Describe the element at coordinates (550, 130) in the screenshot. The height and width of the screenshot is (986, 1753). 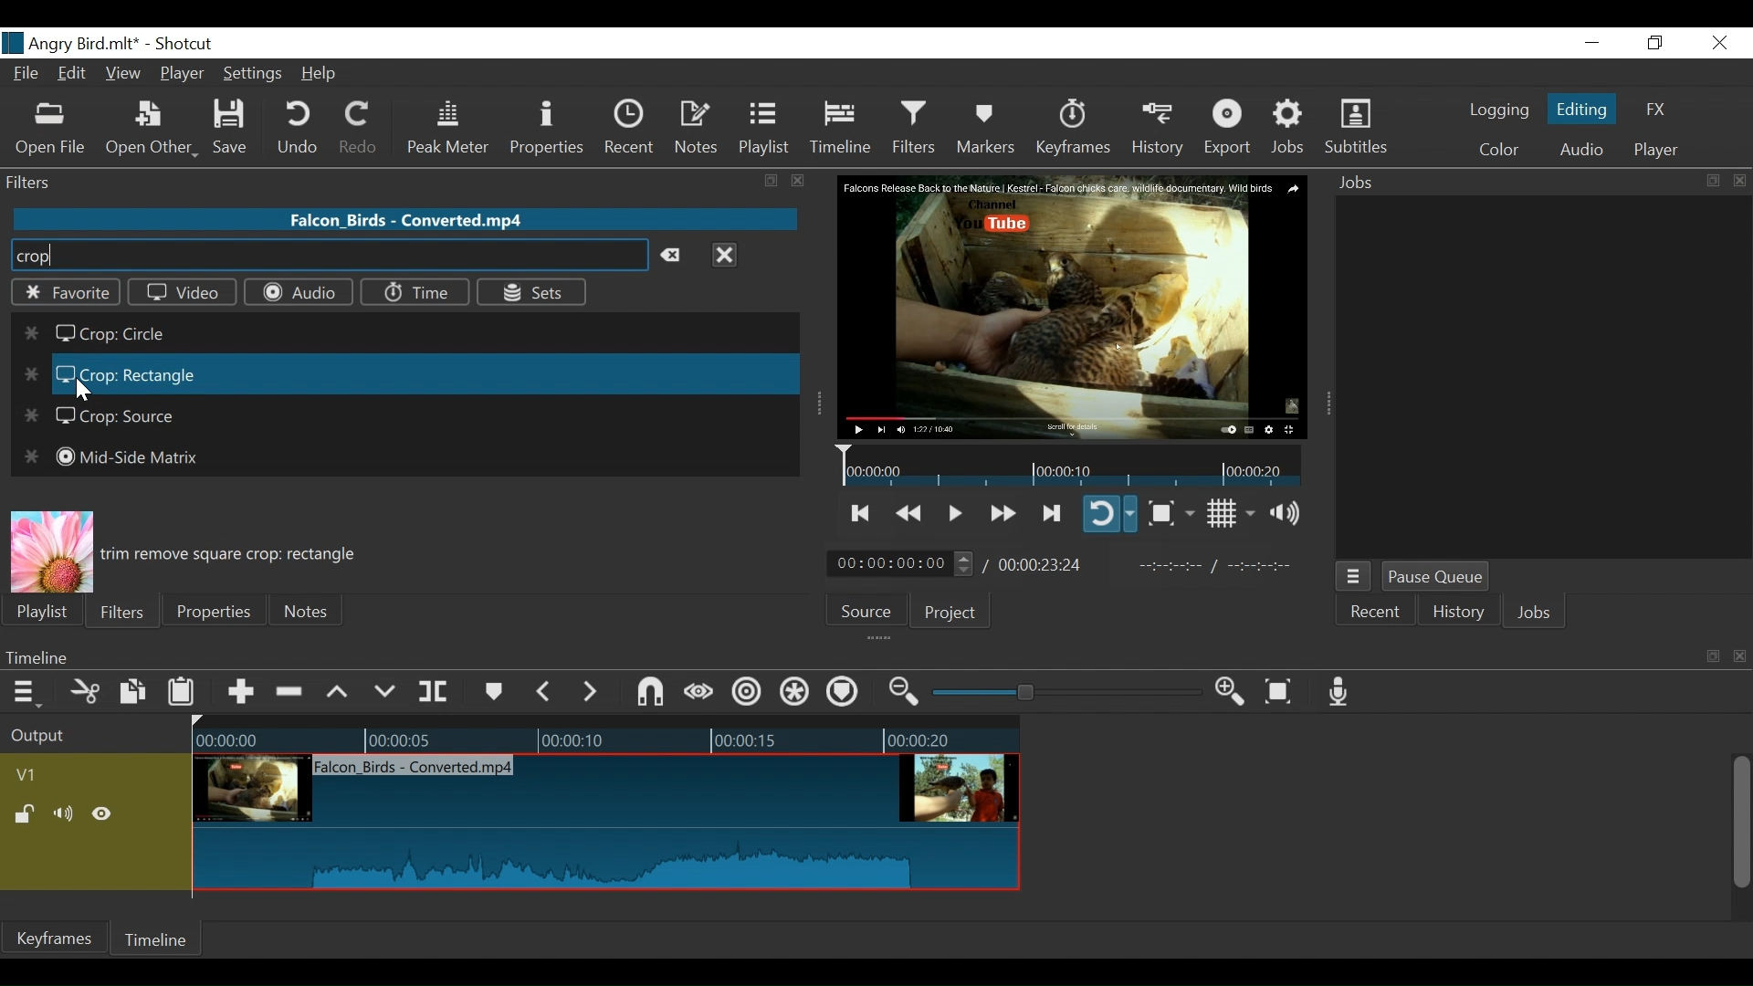
I see `Properties` at that location.